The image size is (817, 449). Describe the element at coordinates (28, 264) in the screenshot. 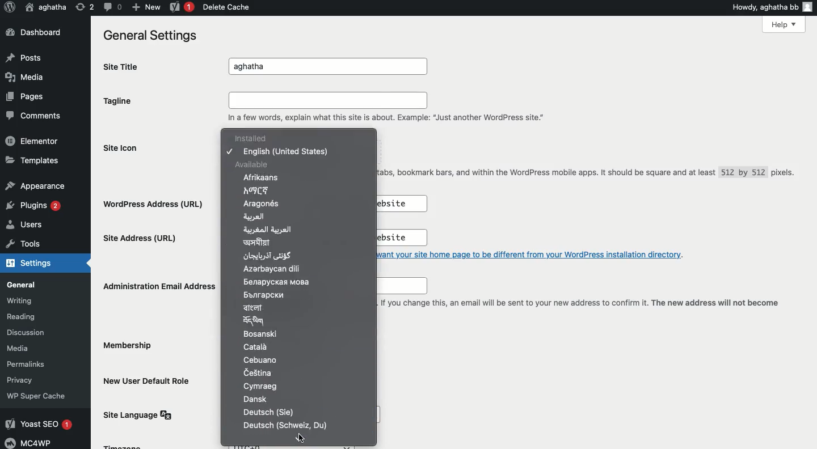

I see `Settings` at that location.